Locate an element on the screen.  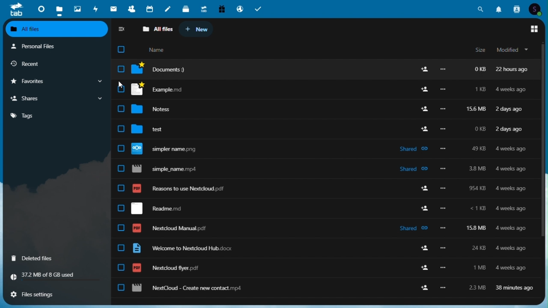
more options is located at coordinates (444, 188).